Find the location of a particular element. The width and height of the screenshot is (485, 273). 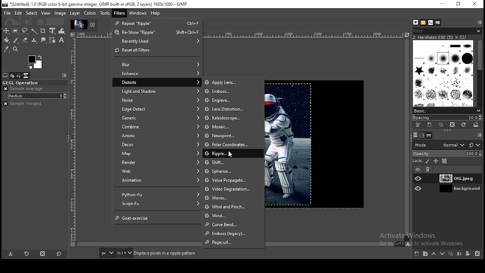

crop is located at coordinates (44, 31).